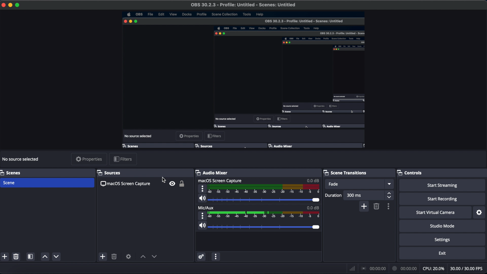  Describe the element at coordinates (364, 206) in the screenshot. I see `add configurable transition` at that location.